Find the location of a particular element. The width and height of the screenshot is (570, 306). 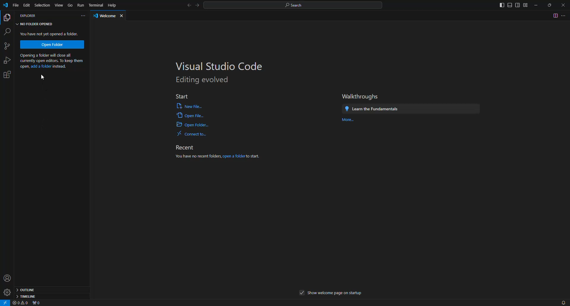

open folder is located at coordinates (52, 44).